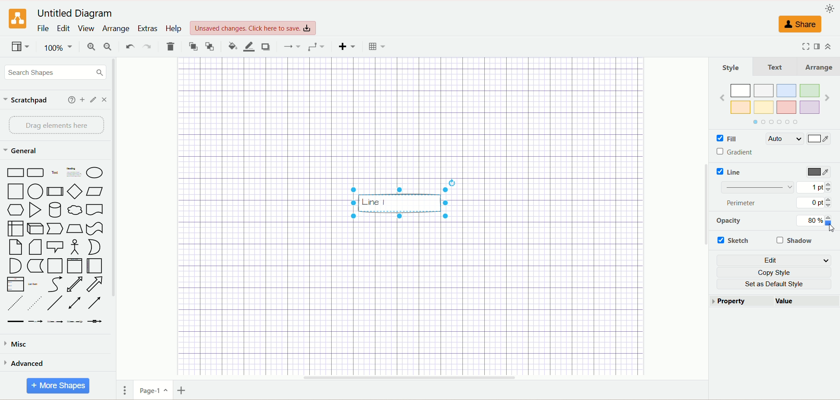 The image size is (840, 400). Describe the element at coordinates (16, 211) in the screenshot. I see `Hexagon` at that location.